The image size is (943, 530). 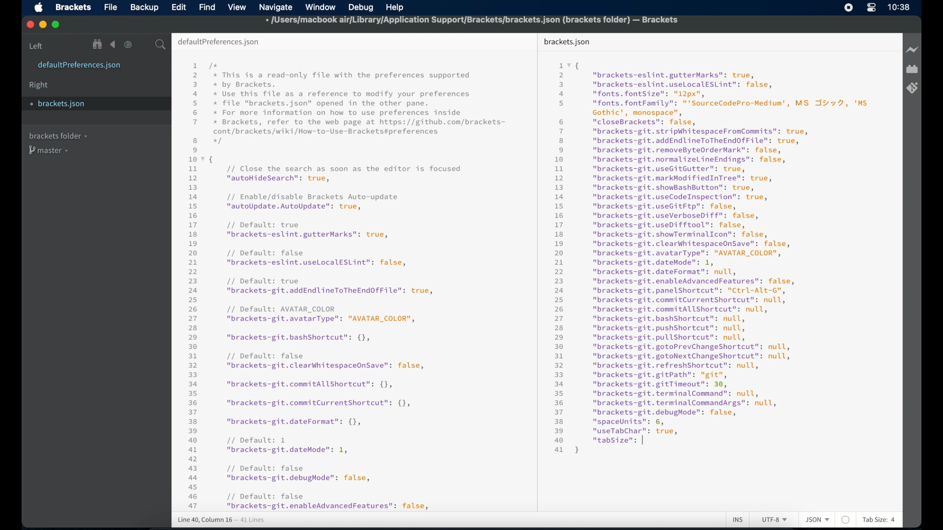 What do you see at coordinates (62, 104) in the screenshot?
I see `brackets.json` at bounding box center [62, 104].